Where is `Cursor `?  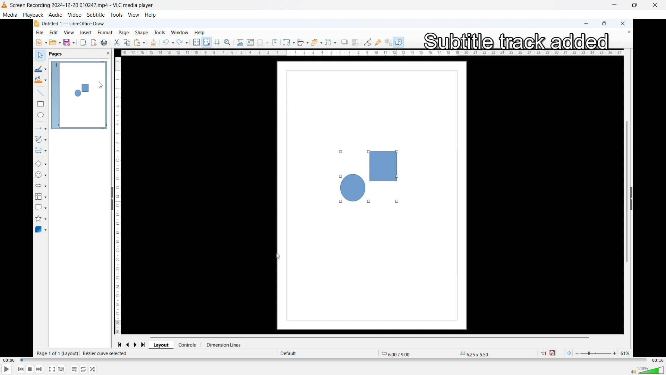 Cursor  is located at coordinates (101, 85).